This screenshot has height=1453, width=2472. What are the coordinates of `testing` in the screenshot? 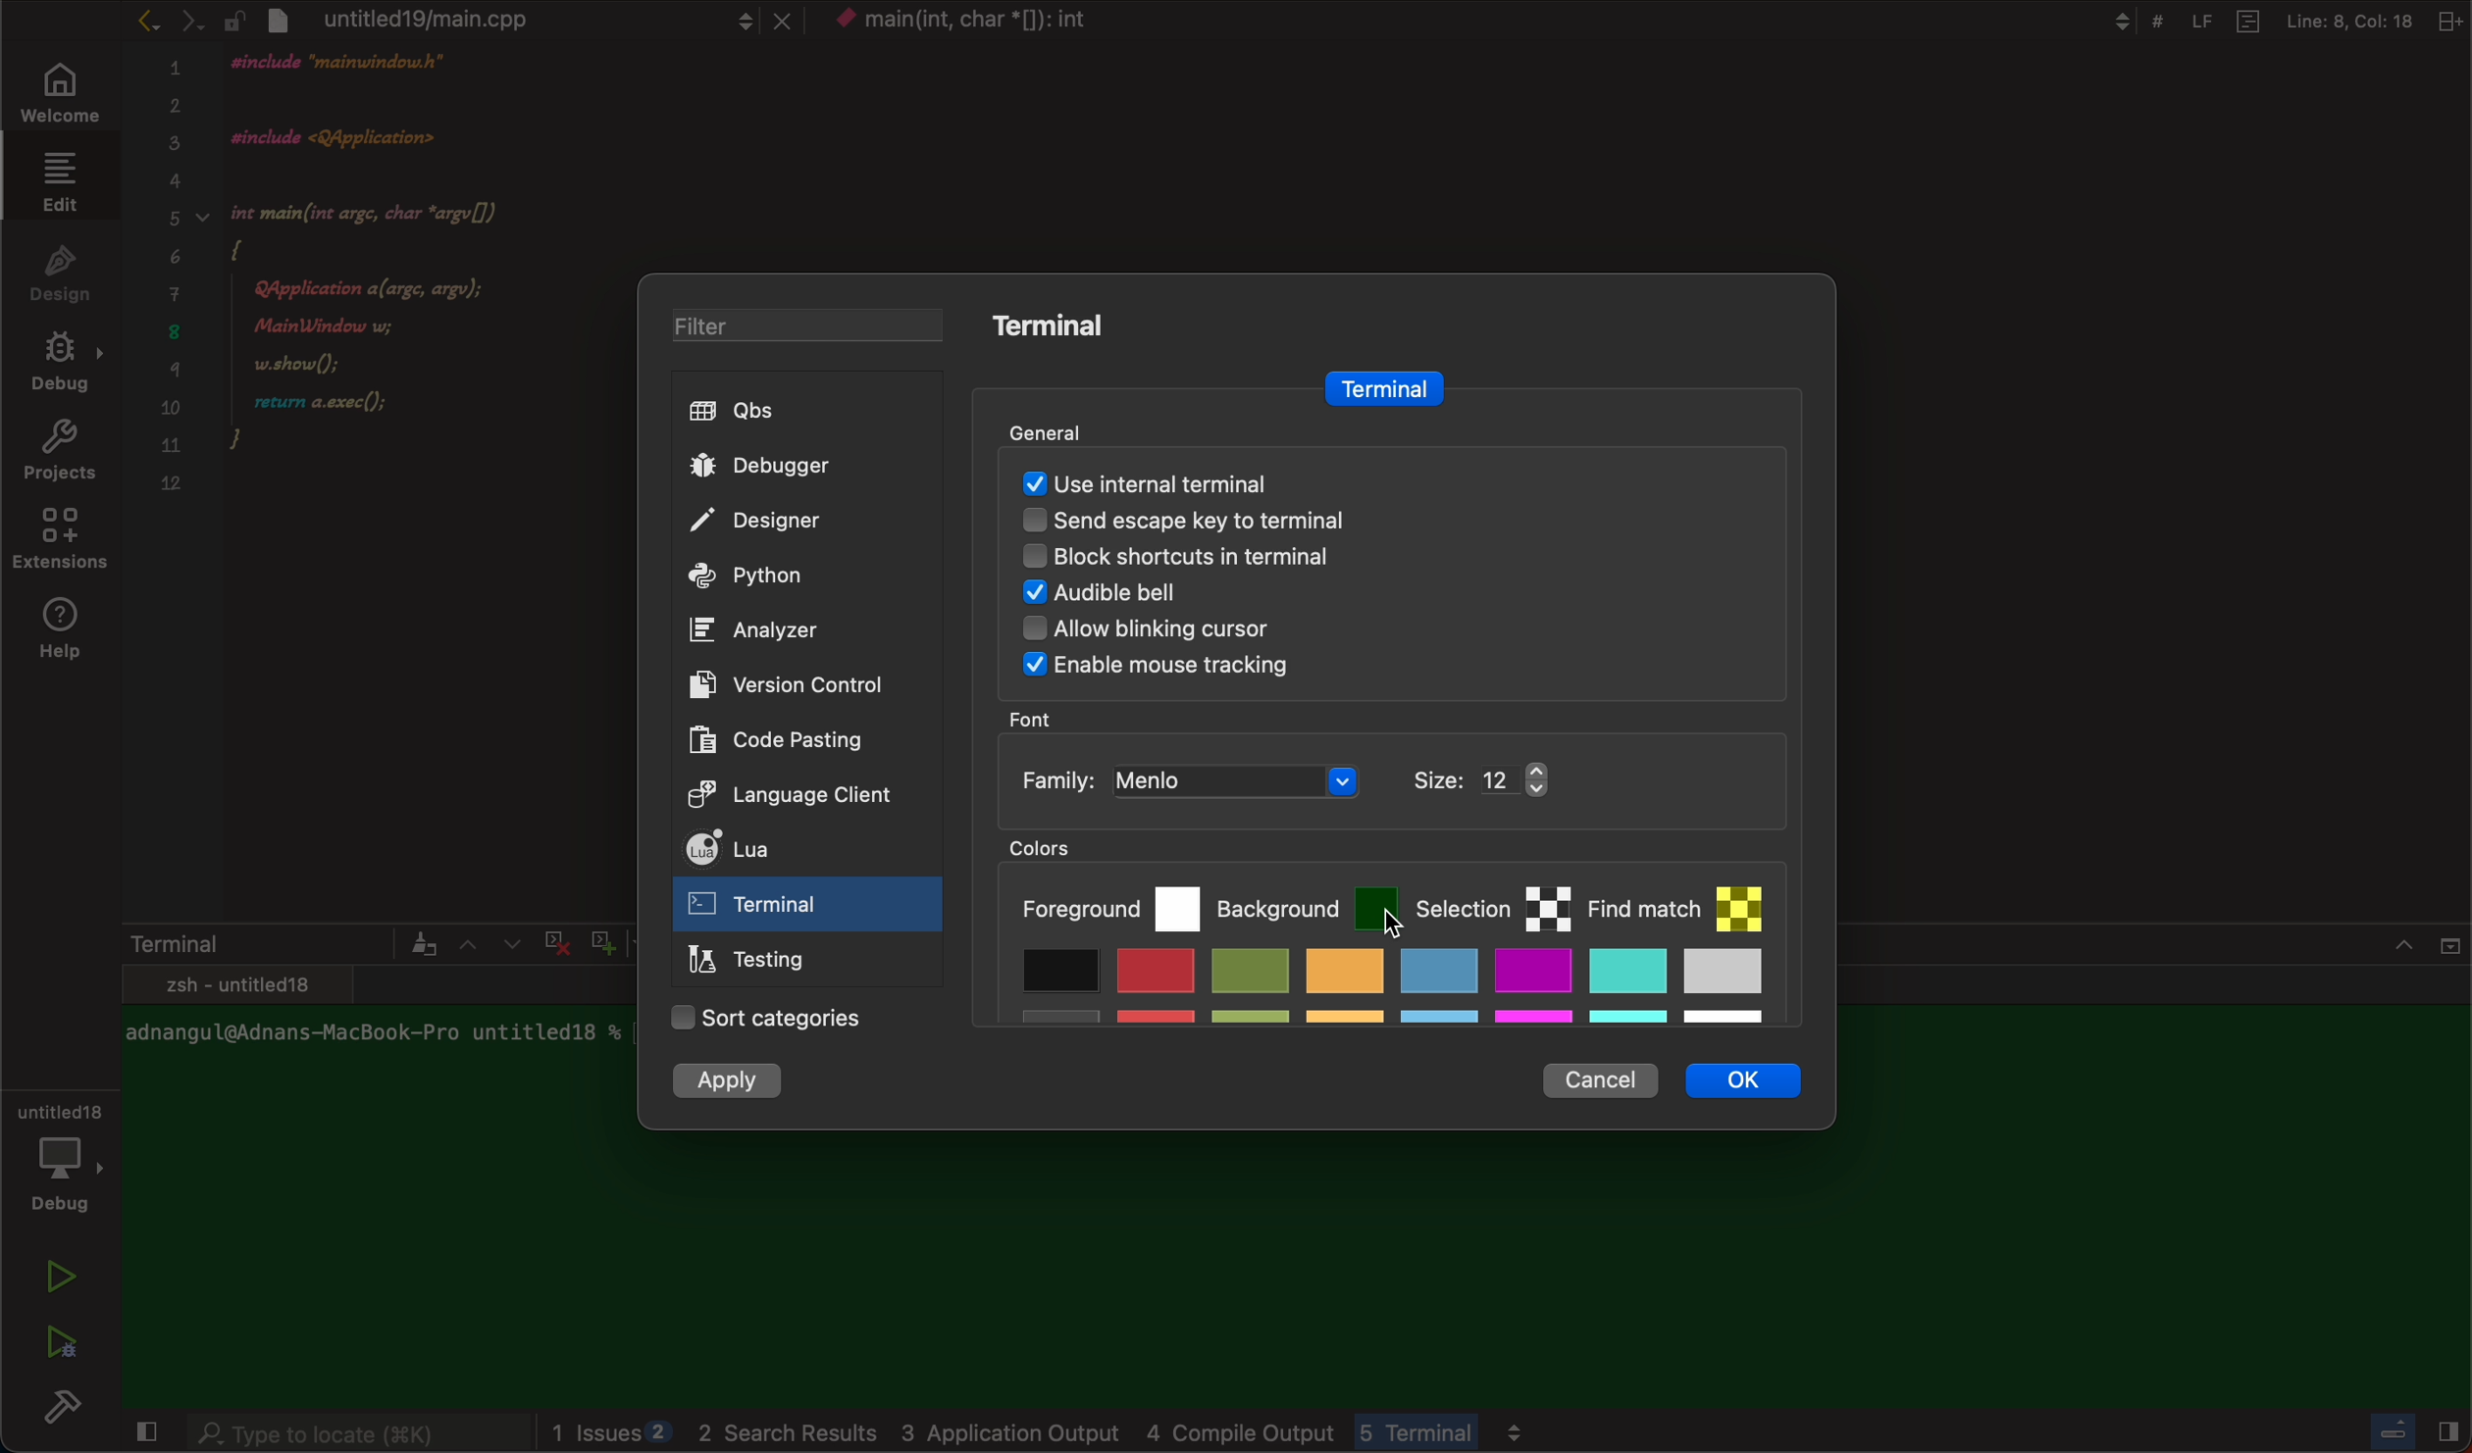 It's located at (756, 963).